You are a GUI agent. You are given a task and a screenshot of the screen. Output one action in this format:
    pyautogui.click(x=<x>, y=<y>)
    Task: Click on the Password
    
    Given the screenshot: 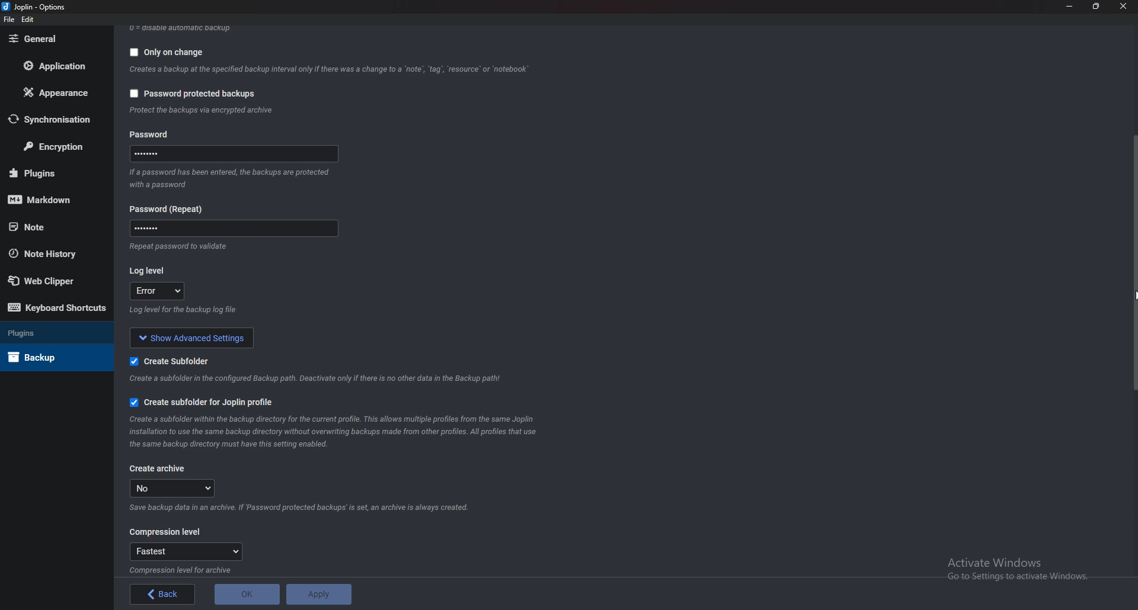 What is the action you would take?
    pyautogui.click(x=231, y=230)
    